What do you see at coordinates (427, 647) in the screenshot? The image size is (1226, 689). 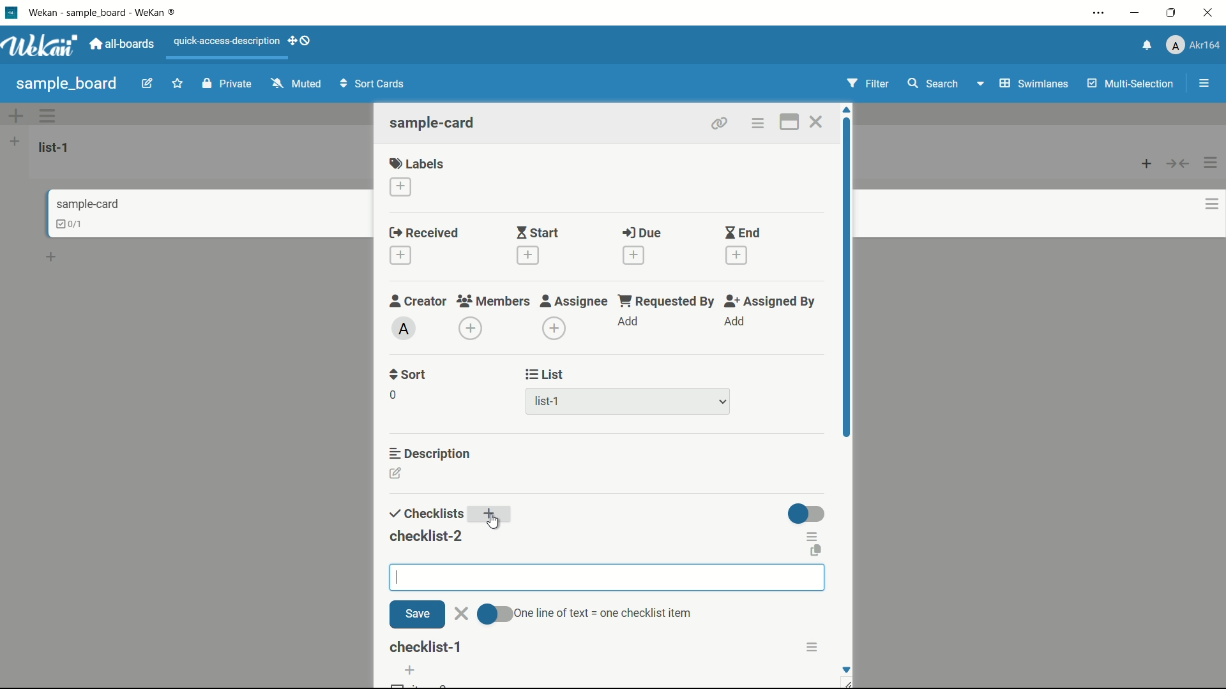 I see `checlist-1` at bounding box center [427, 647].